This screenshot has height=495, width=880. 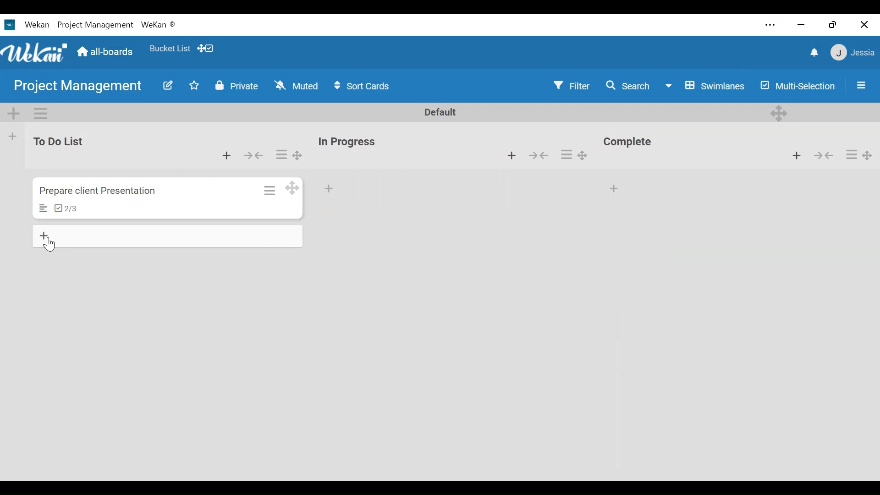 I want to click on Add card to bottom of the list, so click(x=616, y=186).